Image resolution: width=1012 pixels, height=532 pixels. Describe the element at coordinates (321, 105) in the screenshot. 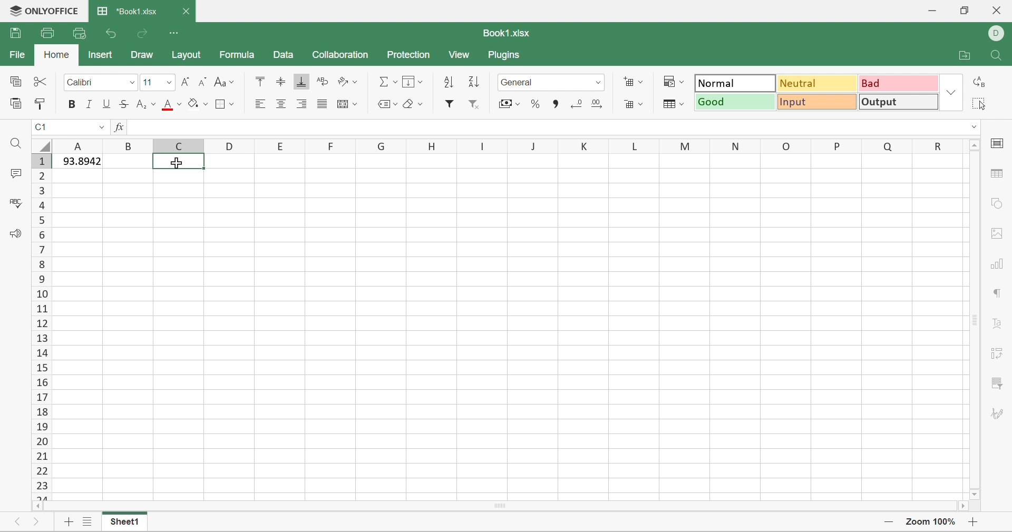

I see `Justified` at that location.